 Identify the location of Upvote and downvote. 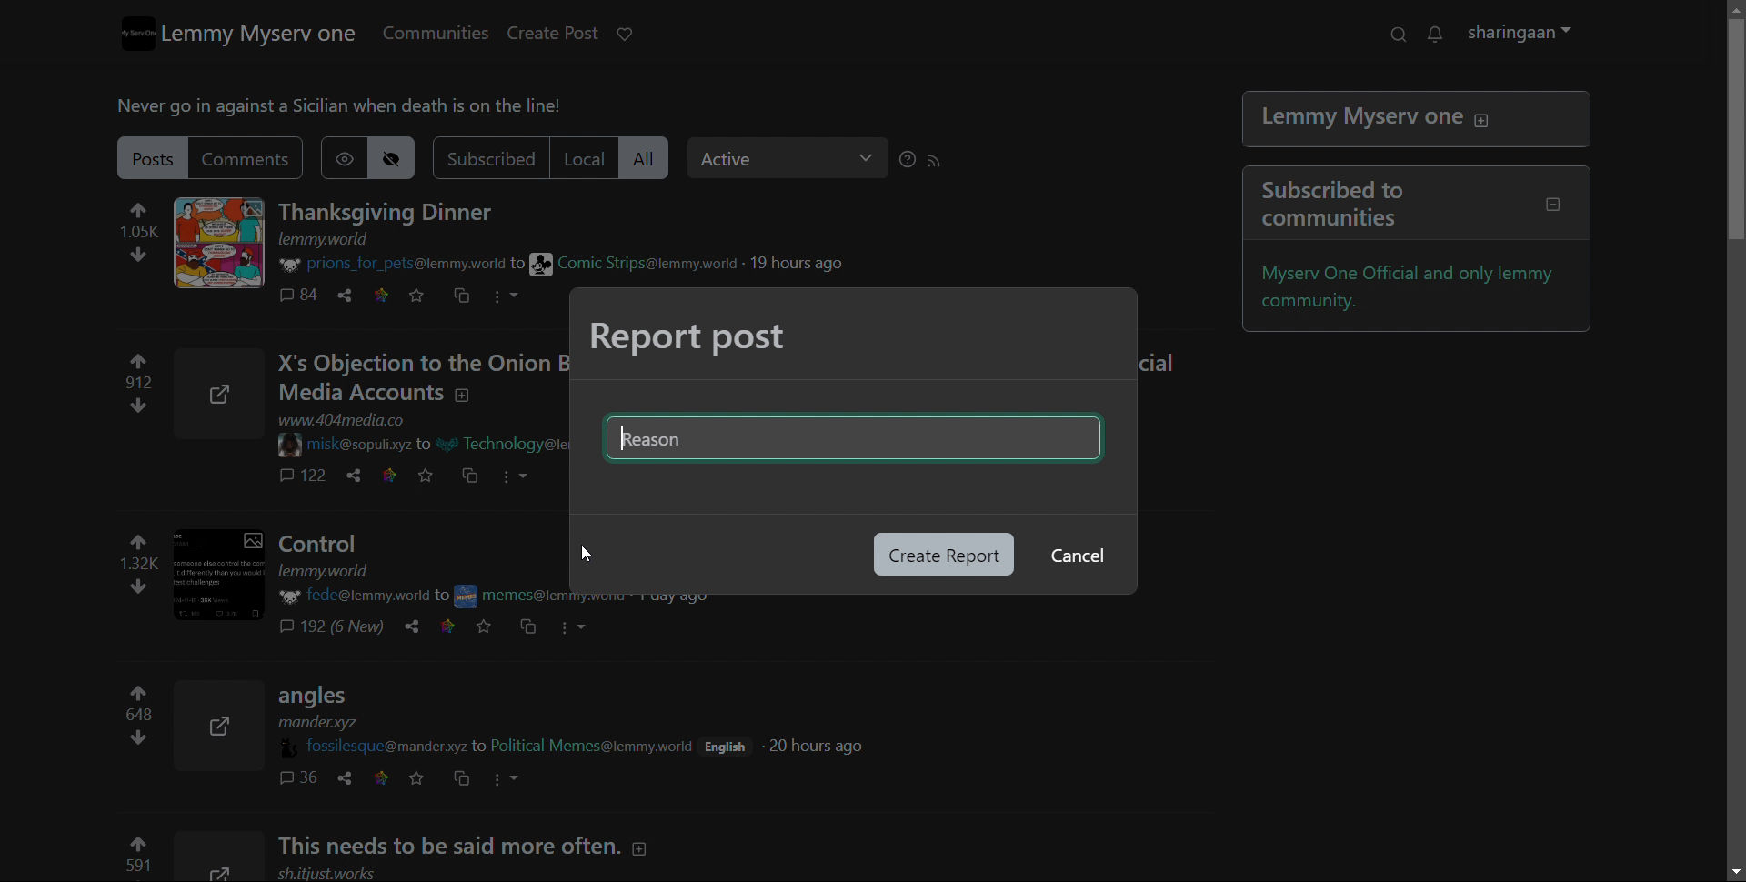
(135, 386).